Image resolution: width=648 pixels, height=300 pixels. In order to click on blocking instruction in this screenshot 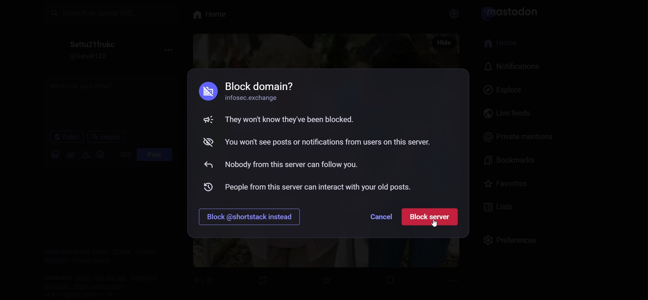, I will do `click(320, 138)`.